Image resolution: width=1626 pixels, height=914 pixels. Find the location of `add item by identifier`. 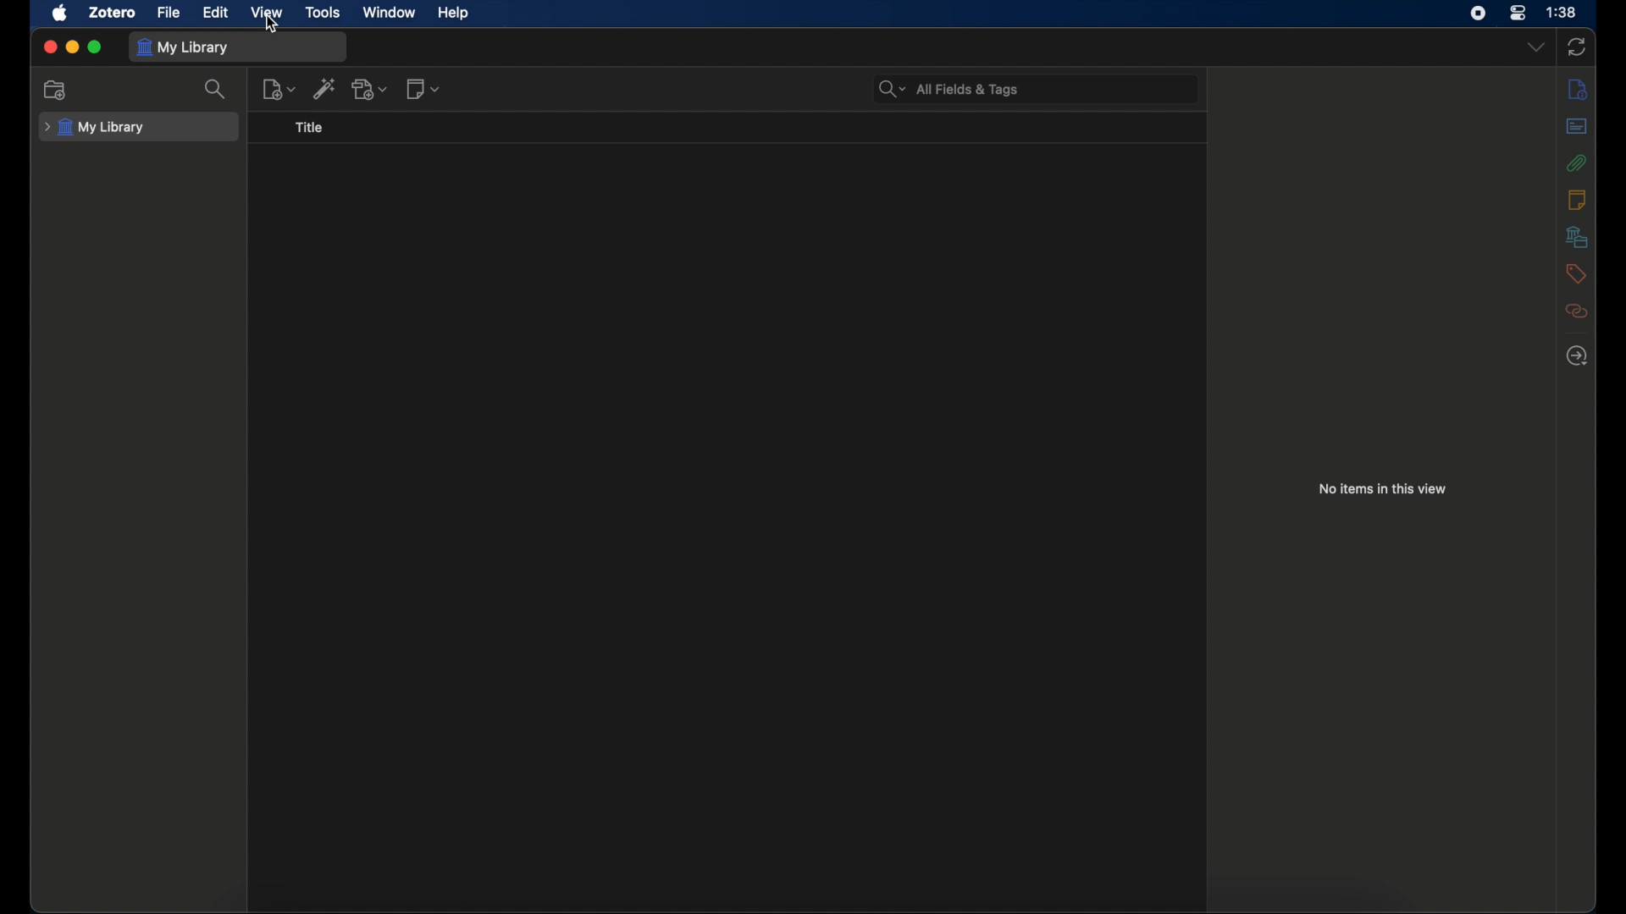

add item by identifier is located at coordinates (325, 88).